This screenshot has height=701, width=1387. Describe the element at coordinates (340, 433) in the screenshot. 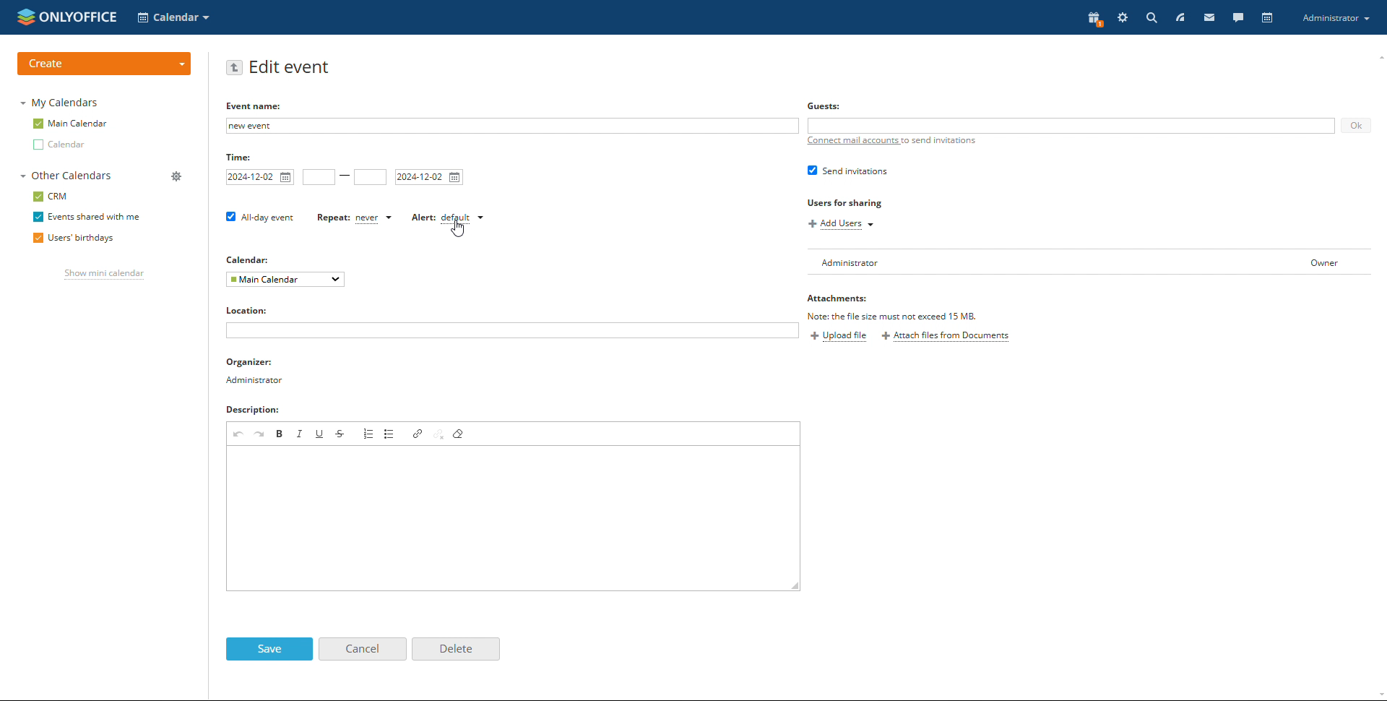

I see `strikethrough` at that location.